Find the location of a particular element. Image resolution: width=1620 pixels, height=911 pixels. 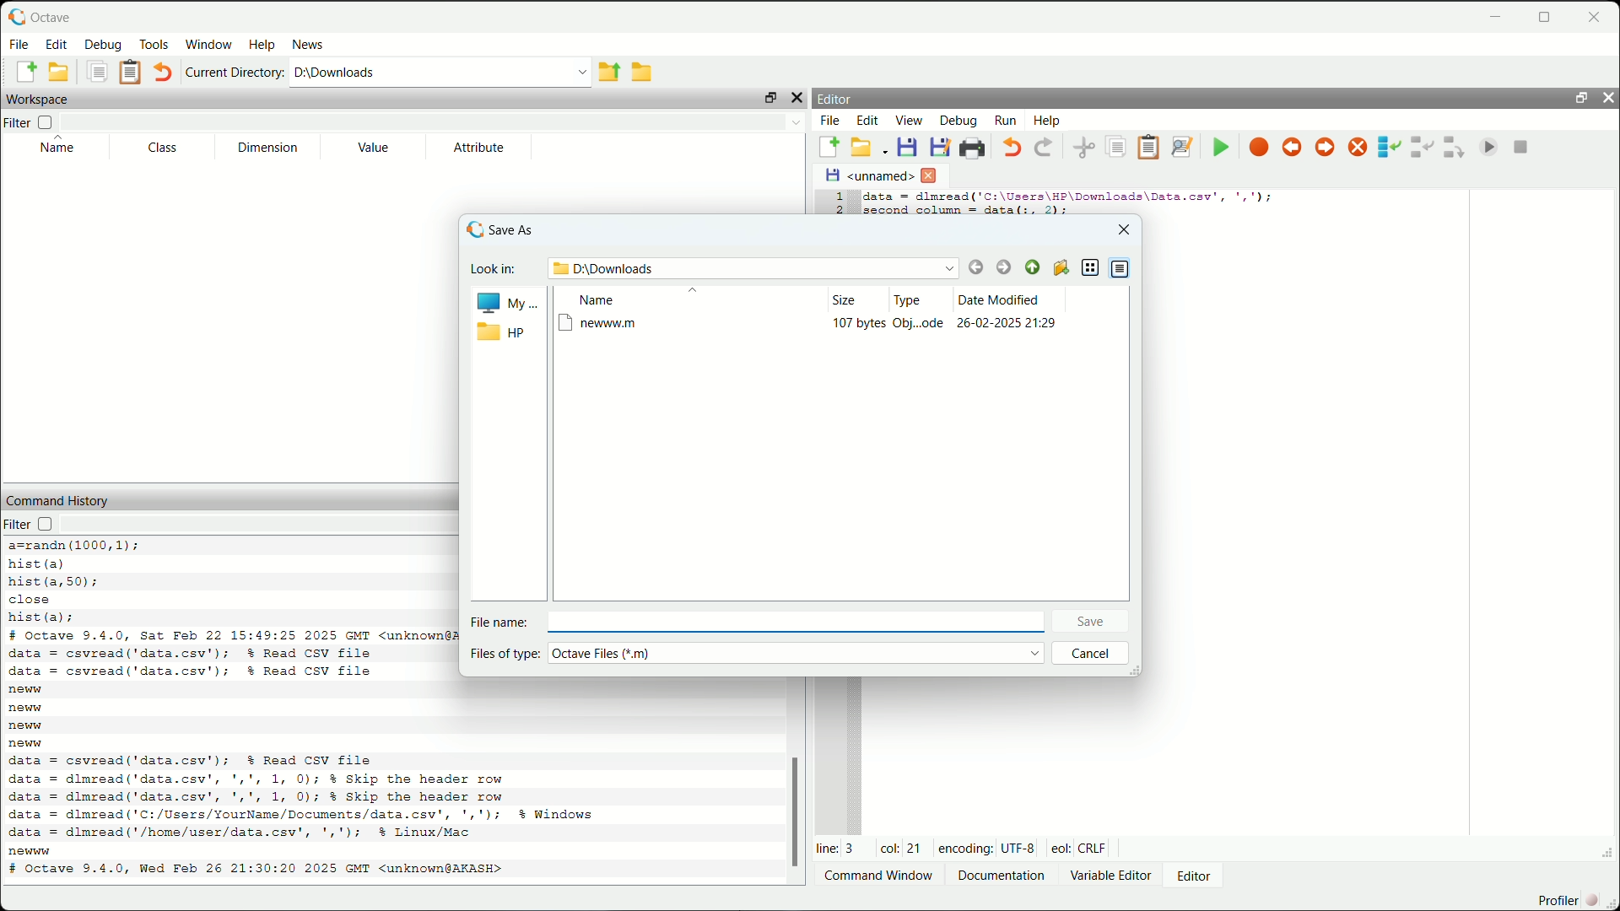

serial numbers is located at coordinates (837, 200).